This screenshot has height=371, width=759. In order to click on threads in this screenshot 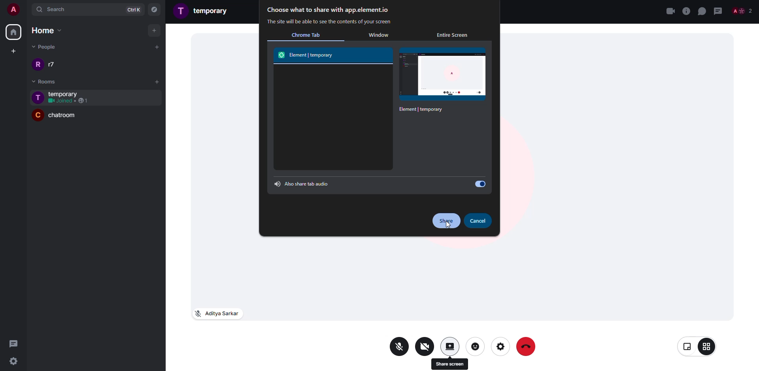, I will do `click(14, 343)`.